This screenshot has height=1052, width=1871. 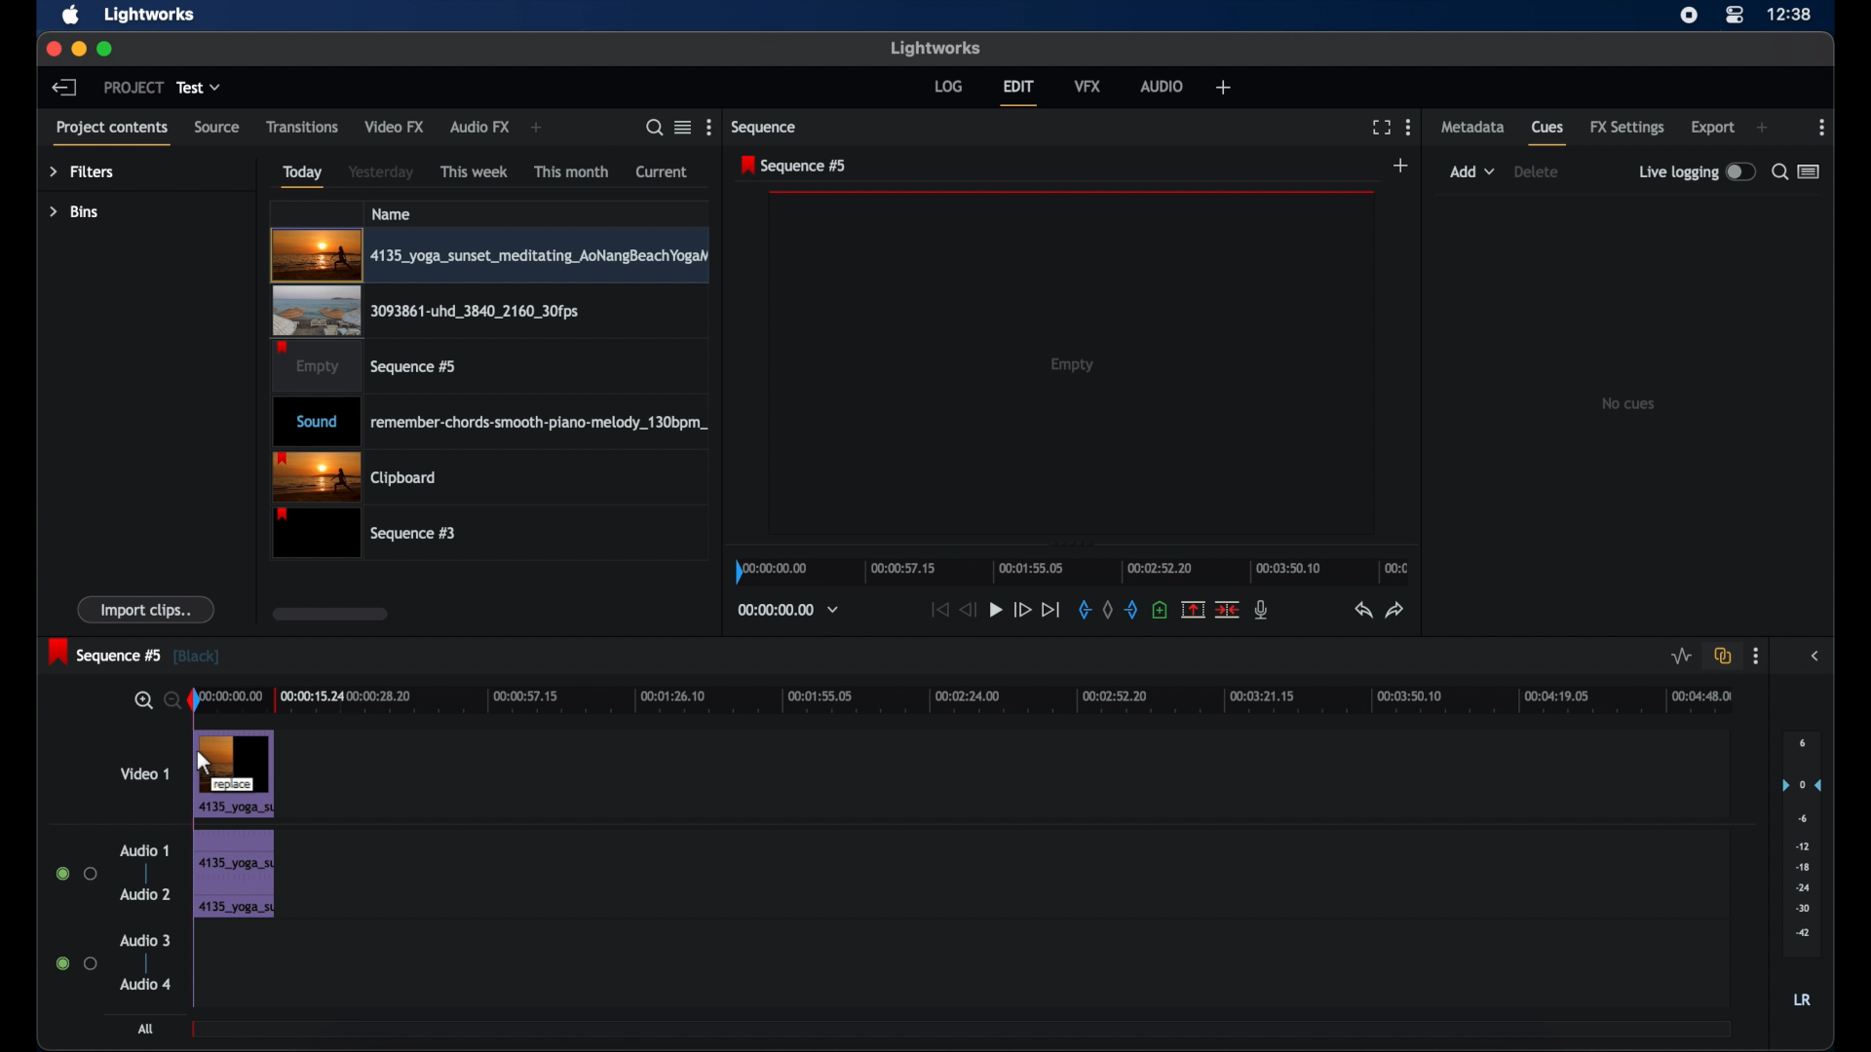 What do you see at coordinates (709, 128) in the screenshot?
I see `more options` at bounding box center [709, 128].